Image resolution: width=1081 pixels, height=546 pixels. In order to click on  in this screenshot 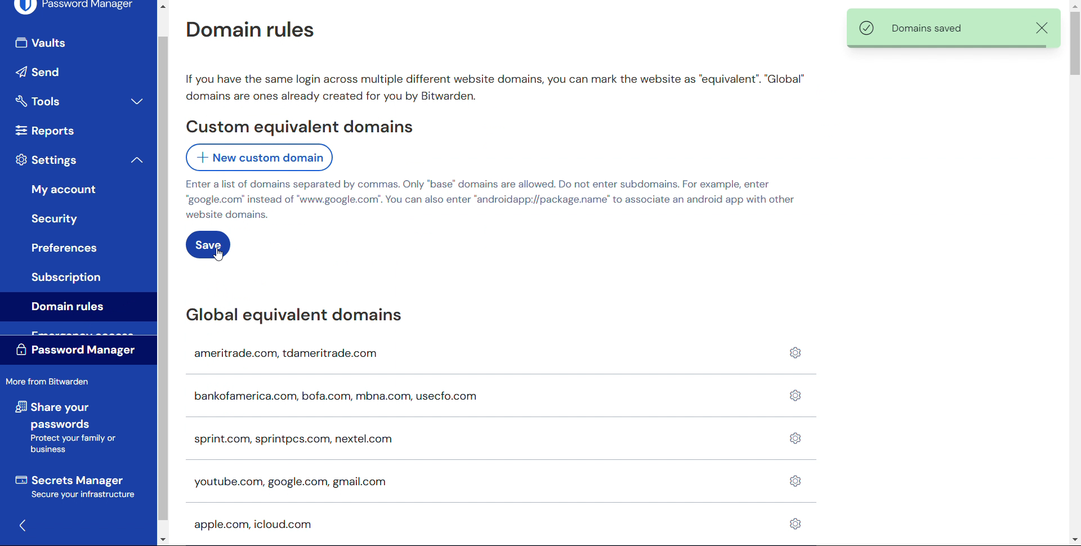, I will do `click(64, 248)`.